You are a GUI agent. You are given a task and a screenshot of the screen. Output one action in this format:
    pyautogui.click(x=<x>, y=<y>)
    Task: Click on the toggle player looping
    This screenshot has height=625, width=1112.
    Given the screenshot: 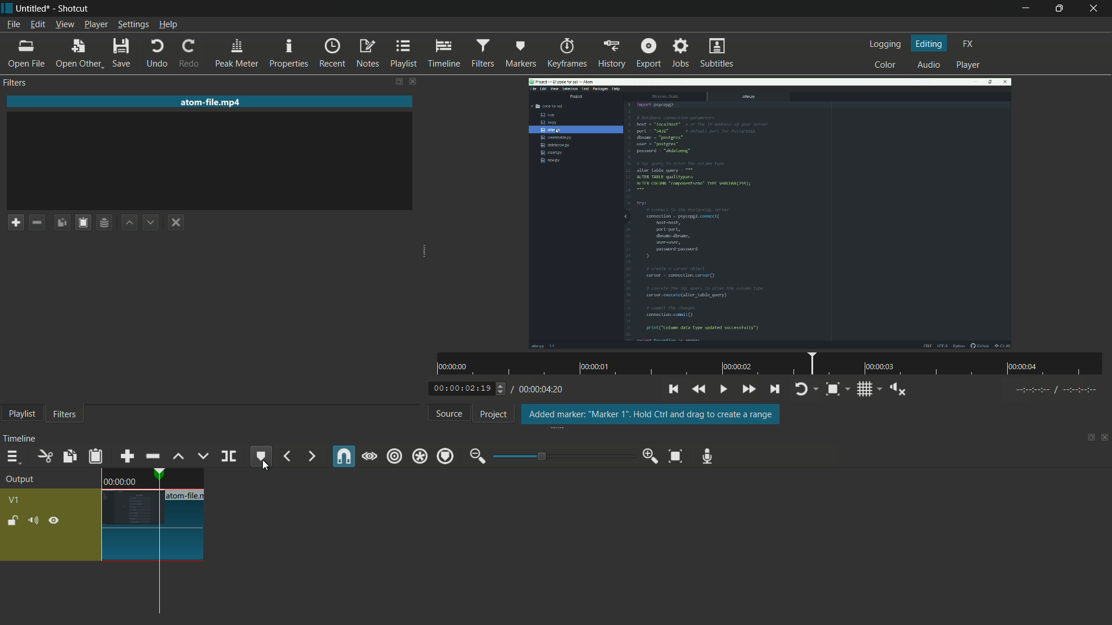 What is the action you would take?
    pyautogui.click(x=802, y=389)
    